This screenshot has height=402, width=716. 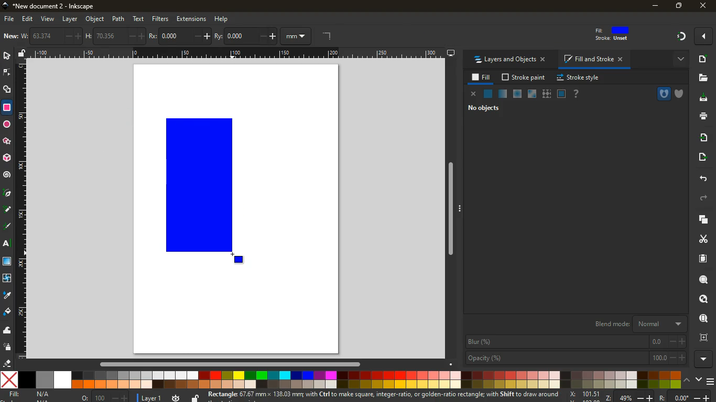 I want to click on fill and stroke, so click(x=593, y=59).